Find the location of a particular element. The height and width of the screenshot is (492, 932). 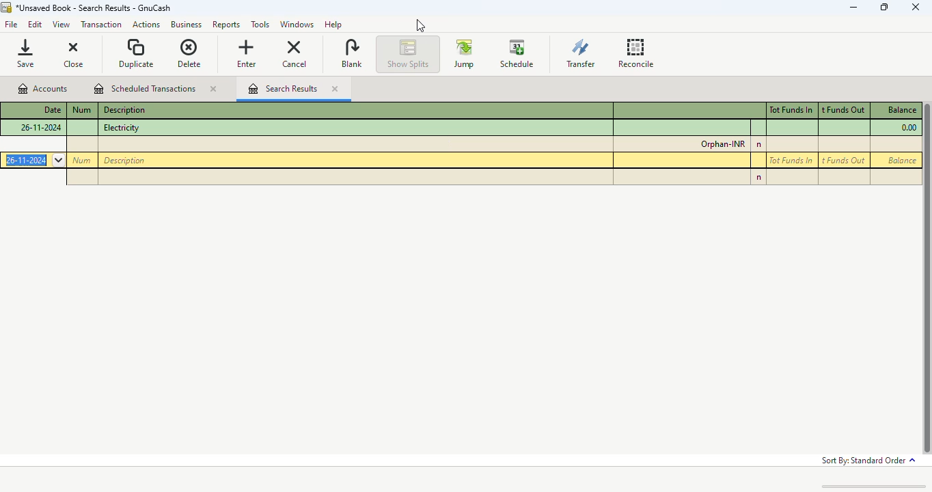

n is located at coordinates (757, 178).